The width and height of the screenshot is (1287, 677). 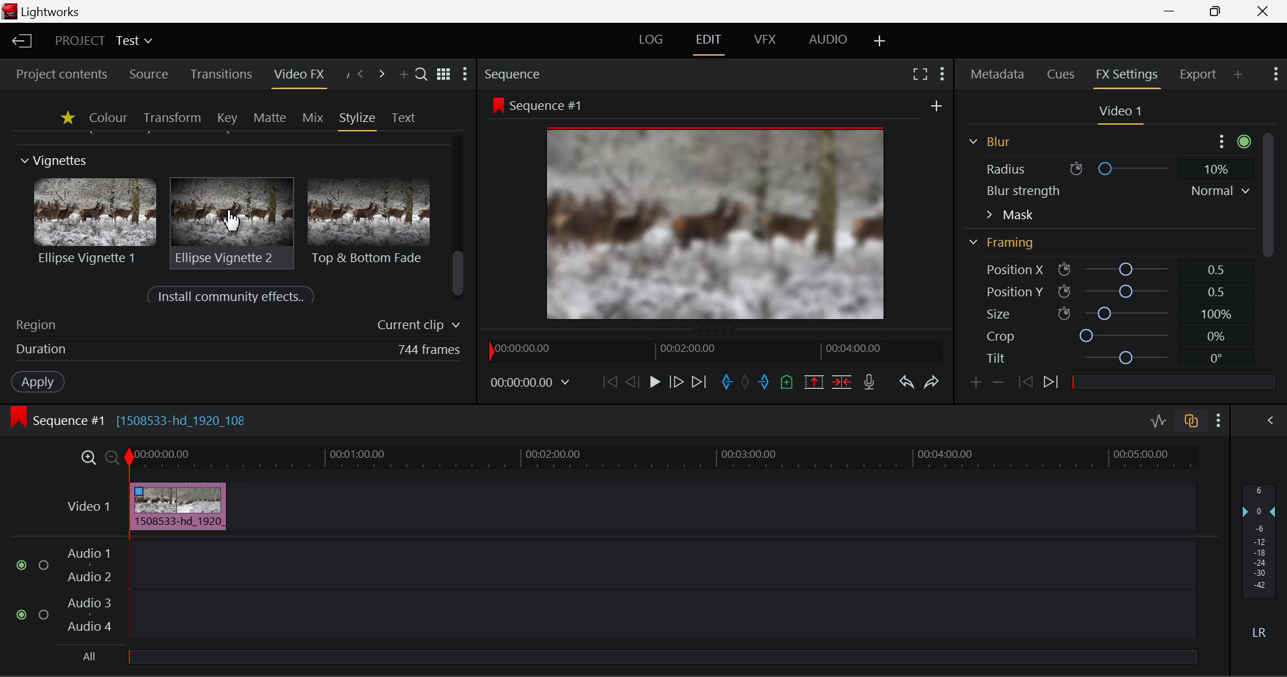 What do you see at coordinates (1102, 270) in the screenshot?
I see `Position X` at bounding box center [1102, 270].